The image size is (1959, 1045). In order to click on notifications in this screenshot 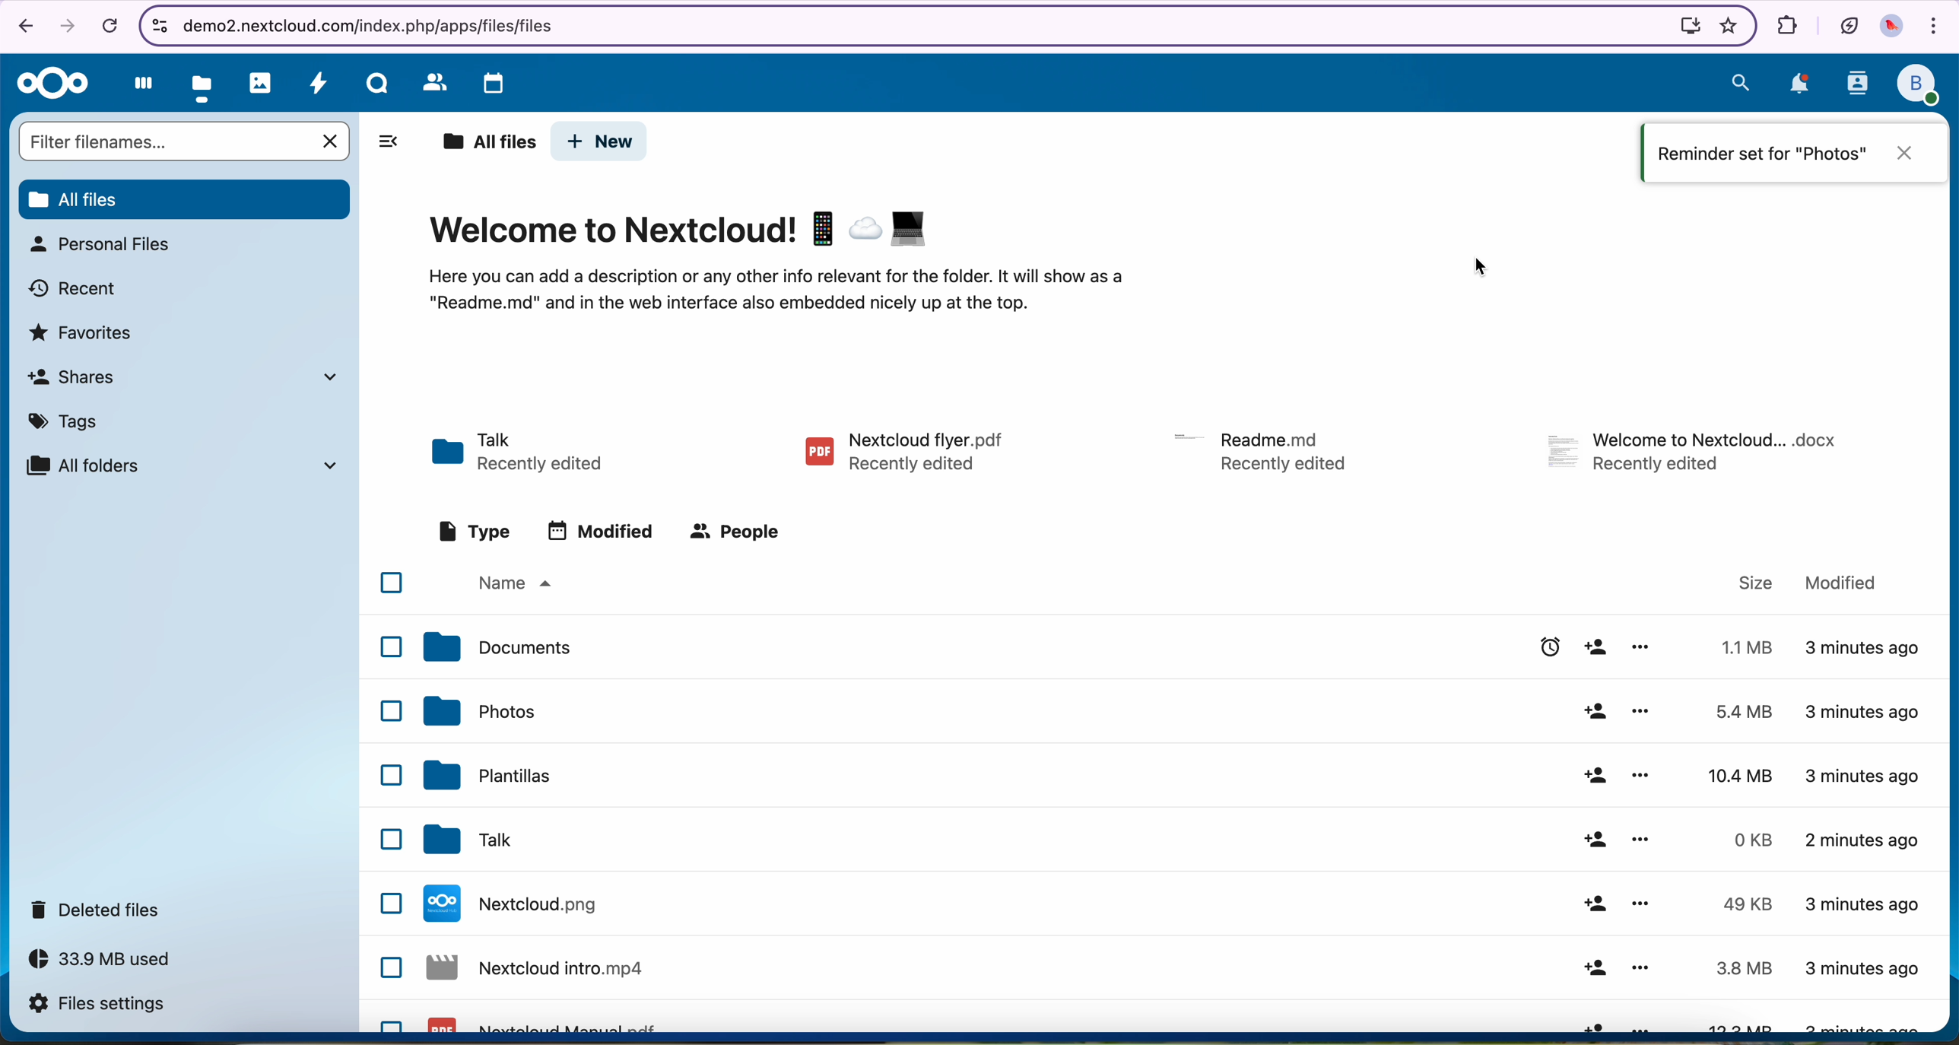, I will do `click(1799, 85)`.